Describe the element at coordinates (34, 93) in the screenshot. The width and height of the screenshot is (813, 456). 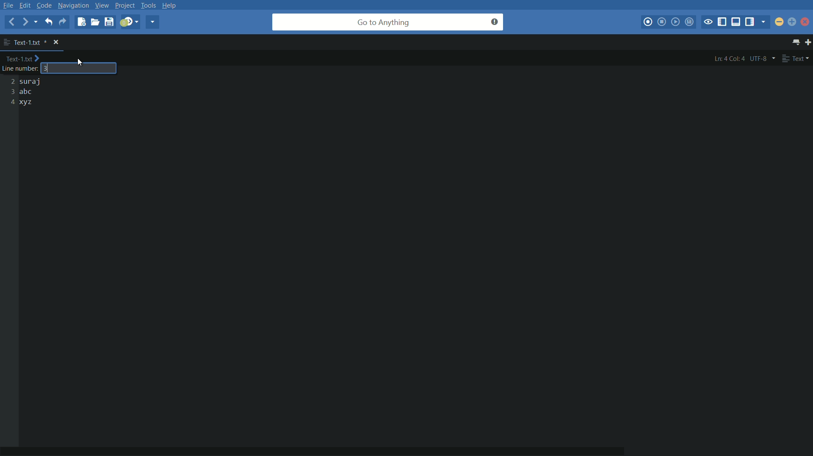
I see `suraj abc xyz` at that location.